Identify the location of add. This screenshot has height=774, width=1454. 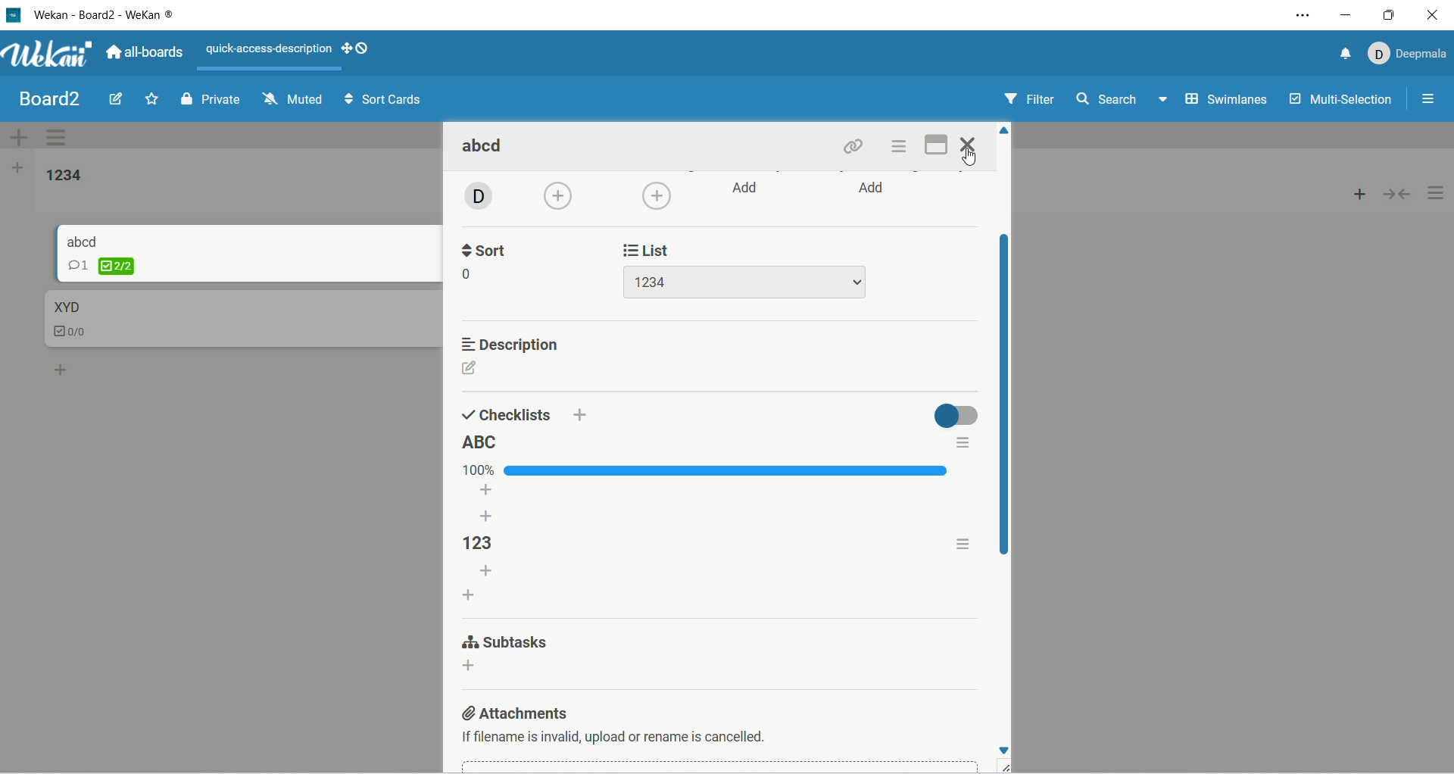
(581, 414).